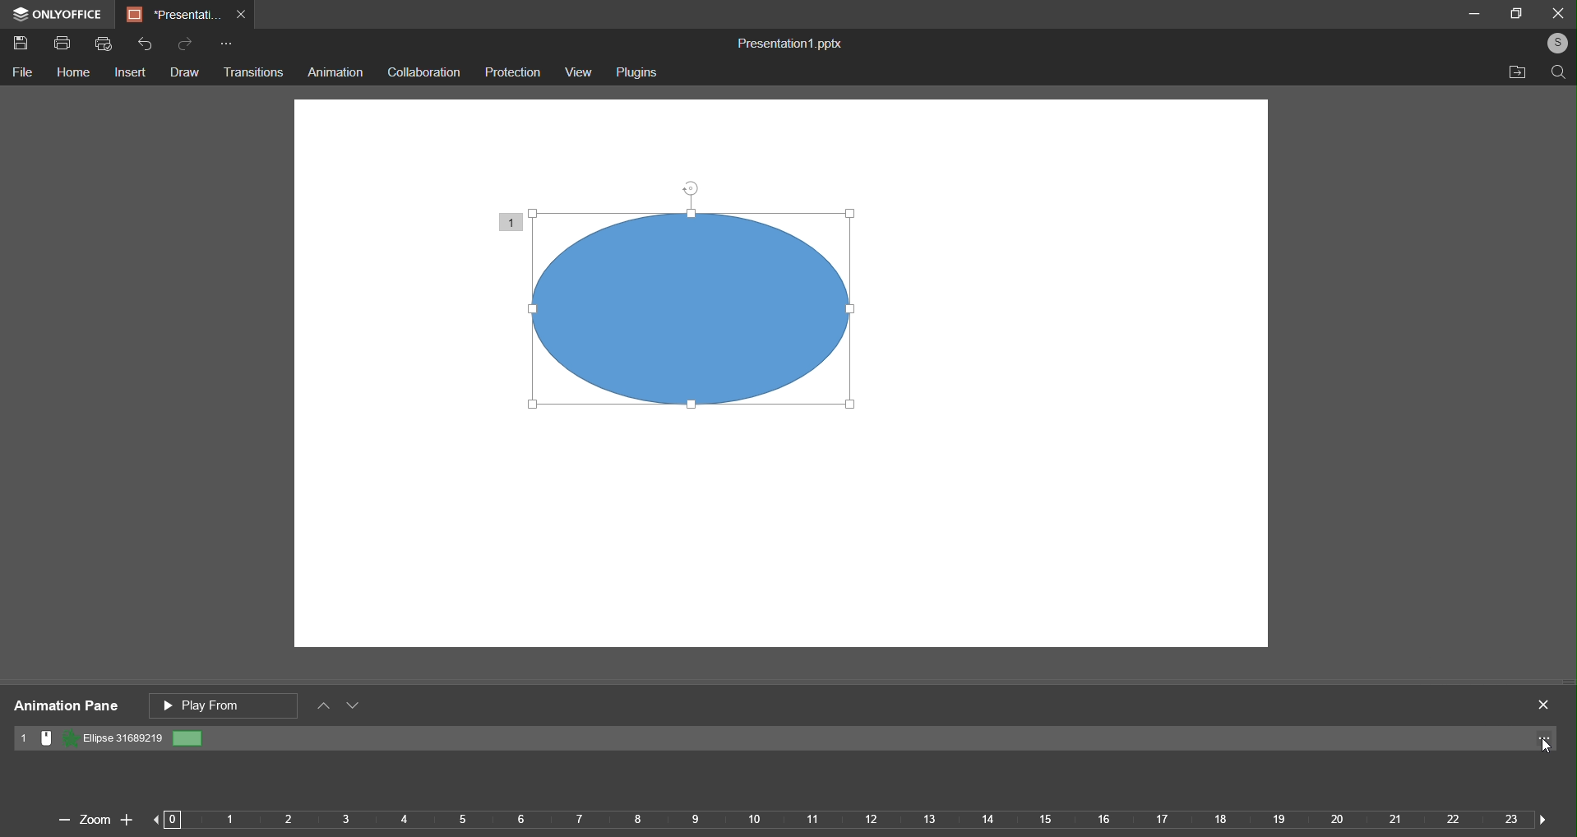  Describe the element at coordinates (72, 74) in the screenshot. I see `Home` at that location.